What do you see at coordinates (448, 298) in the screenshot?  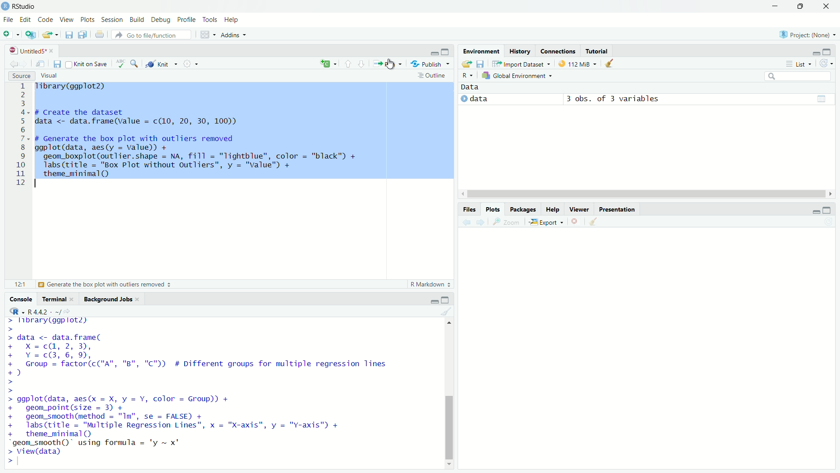 I see `maximise` at bounding box center [448, 298].